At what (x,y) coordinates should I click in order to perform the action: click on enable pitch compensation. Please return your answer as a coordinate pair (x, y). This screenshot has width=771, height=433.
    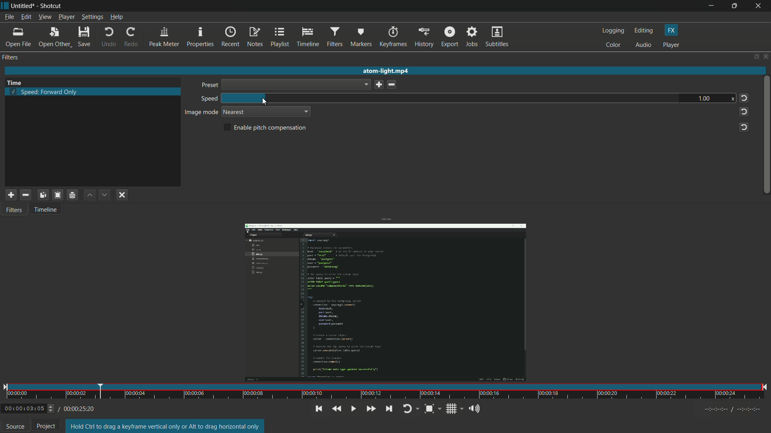
    Looking at the image, I should click on (266, 128).